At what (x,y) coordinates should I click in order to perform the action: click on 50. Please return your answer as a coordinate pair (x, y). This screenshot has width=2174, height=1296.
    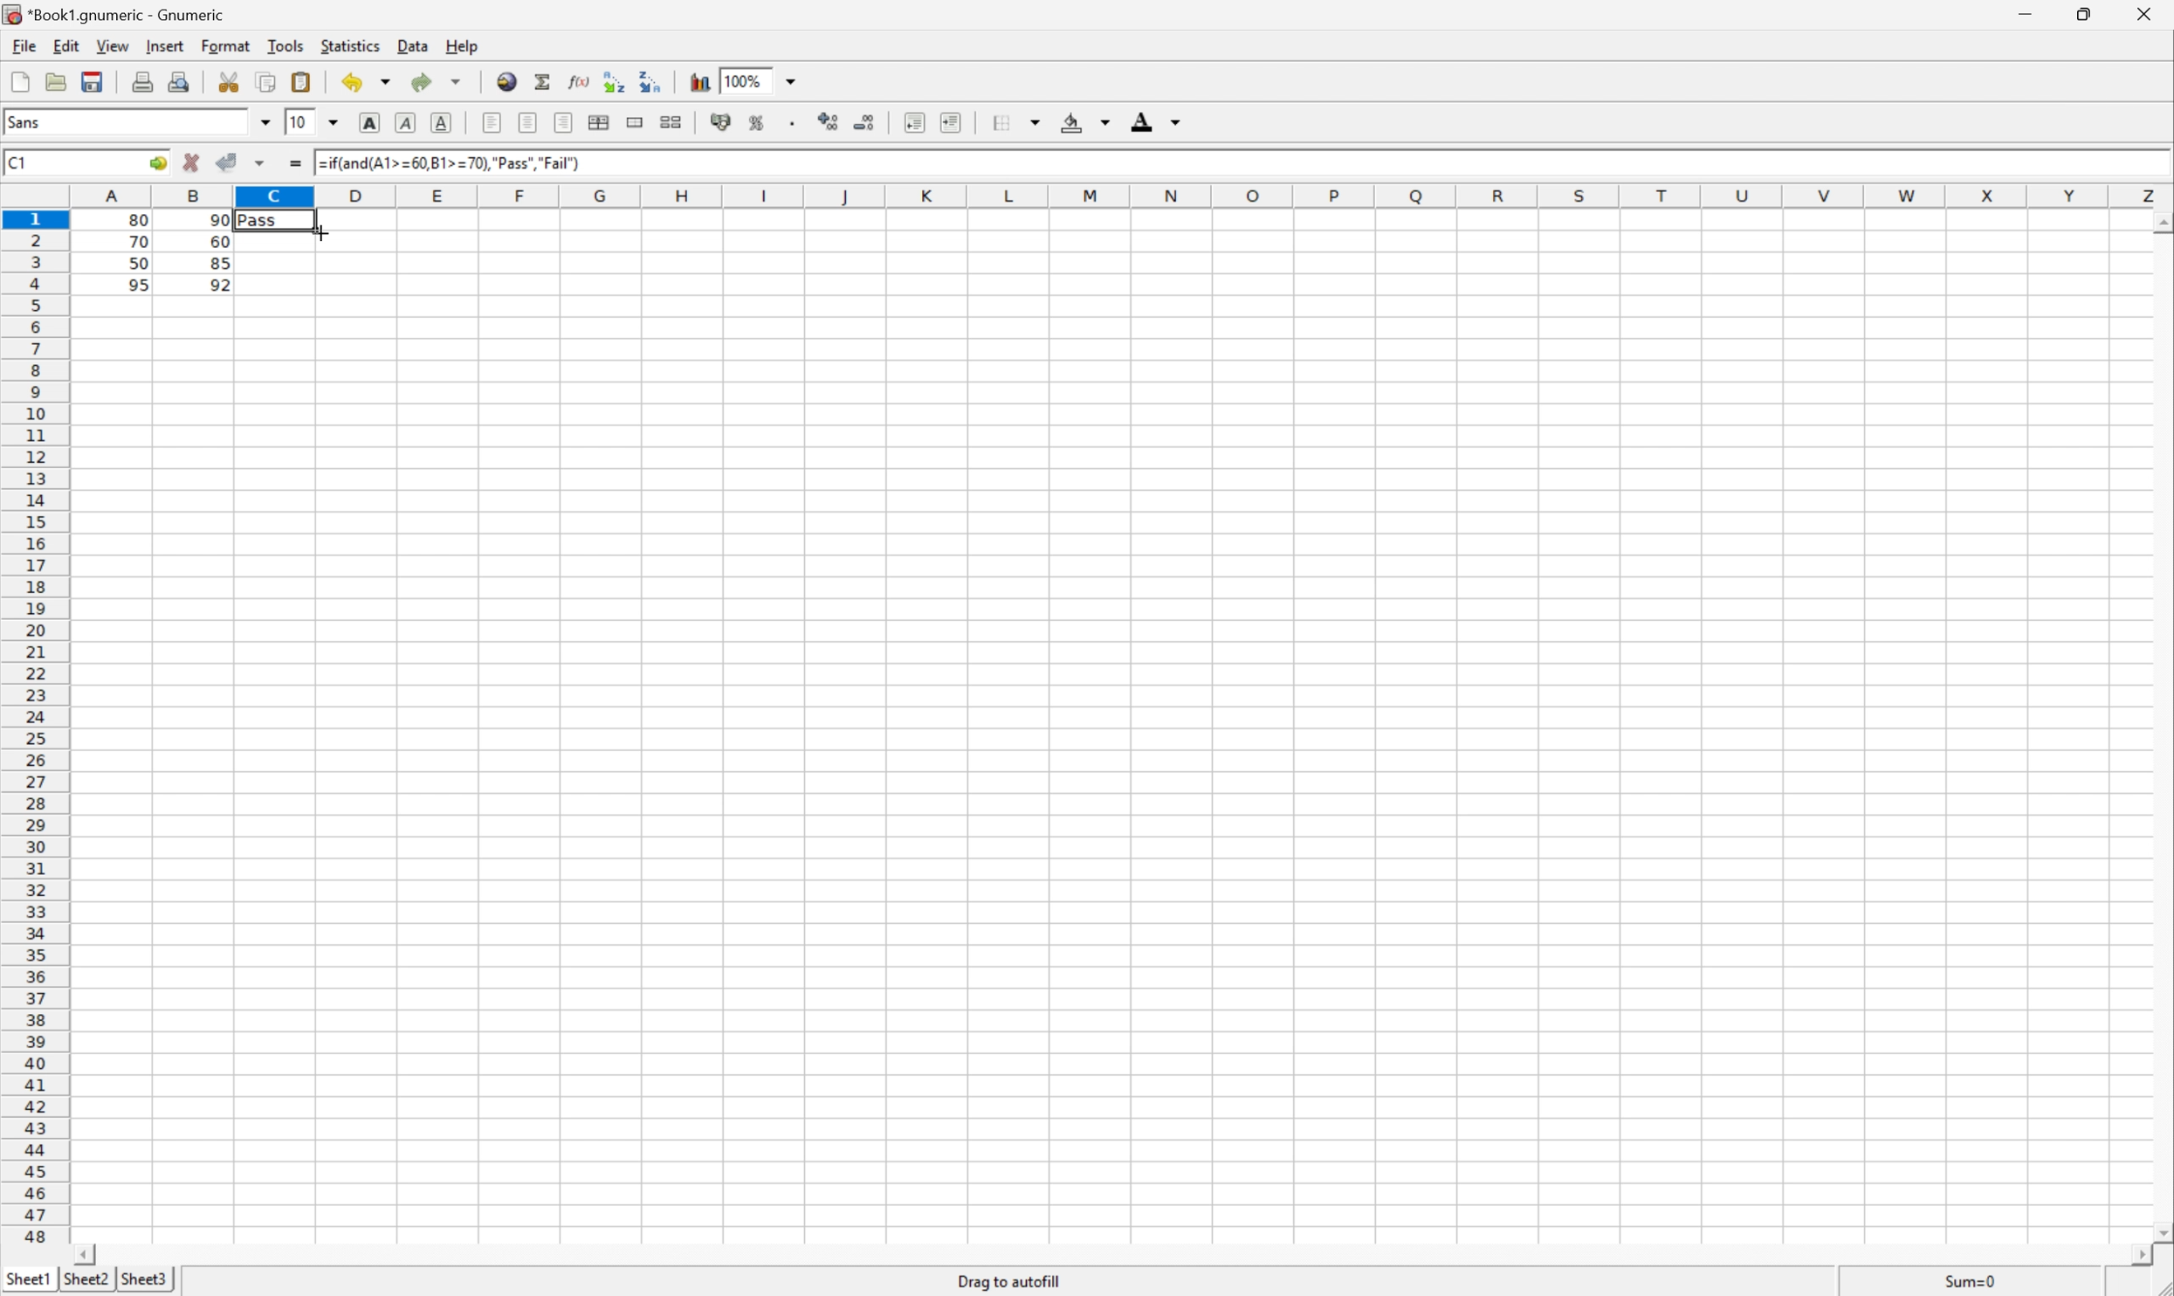
    Looking at the image, I should click on (134, 265).